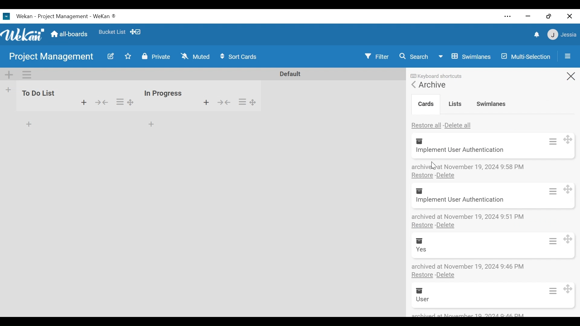 The image size is (580, 326). Describe the element at coordinates (570, 289) in the screenshot. I see `move` at that location.